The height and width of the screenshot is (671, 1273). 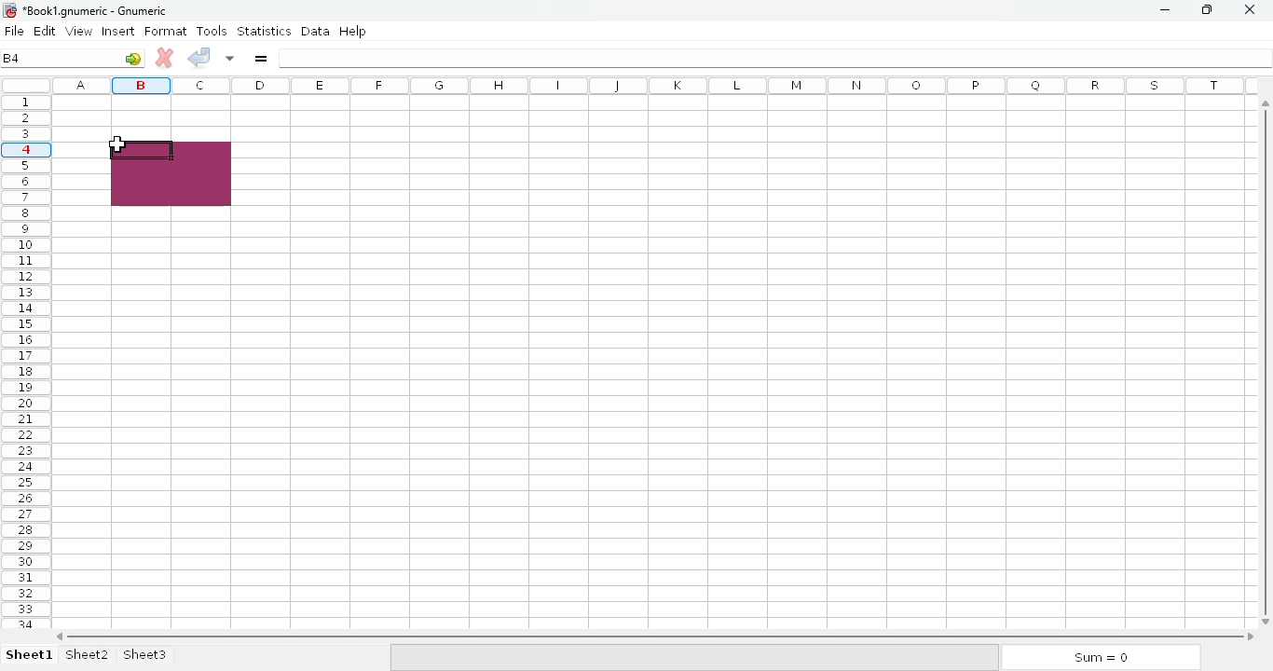 What do you see at coordinates (200, 57) in the screenshot?
I see `accept change` at bounding box center [200, 57].